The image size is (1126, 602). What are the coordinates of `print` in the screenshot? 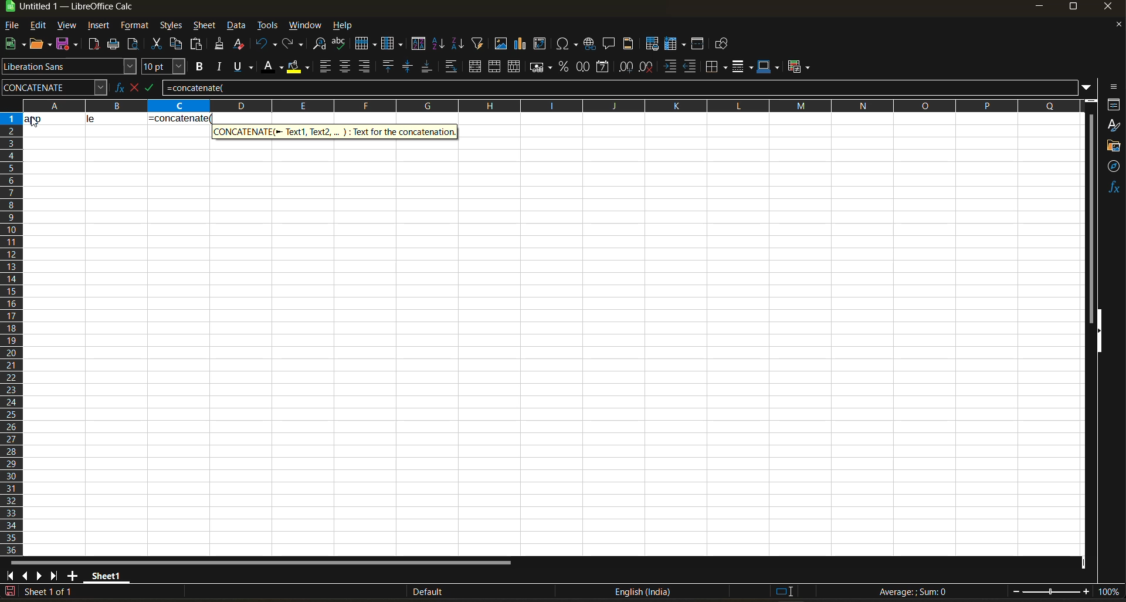 It's located at (113, 45).